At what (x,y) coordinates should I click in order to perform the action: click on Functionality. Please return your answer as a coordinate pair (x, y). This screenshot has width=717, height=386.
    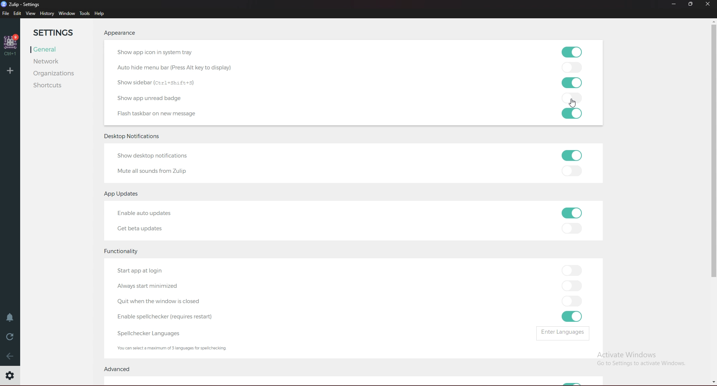
    Looking at the image, I should click on (122, 252).